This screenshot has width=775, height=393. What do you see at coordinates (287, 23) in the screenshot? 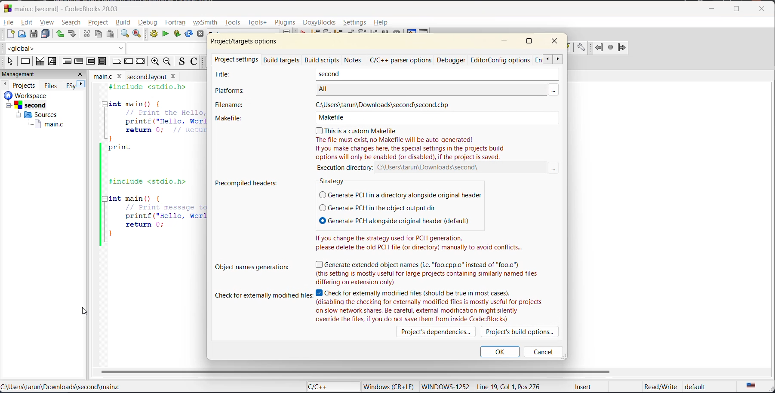
I see `plugins` at bounding box center [287, 23].